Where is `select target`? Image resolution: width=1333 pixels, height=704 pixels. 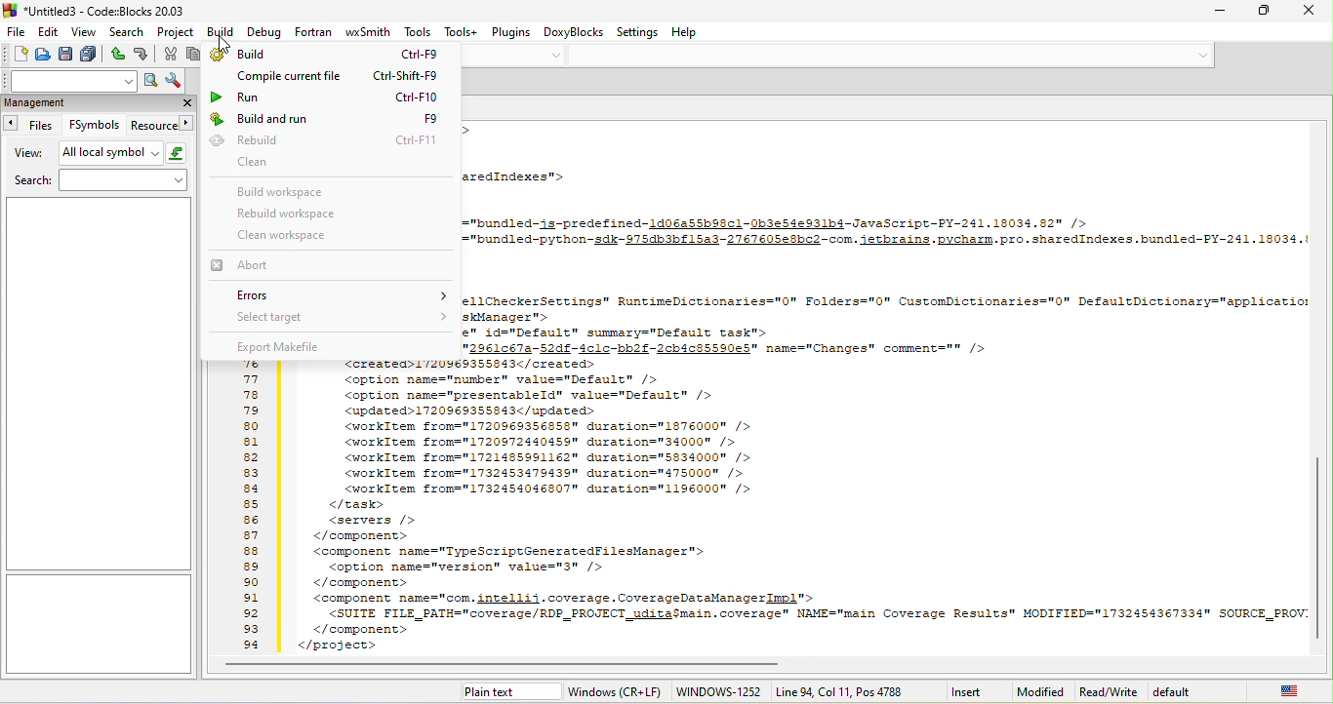 select target is located at coordinates (344, 317).